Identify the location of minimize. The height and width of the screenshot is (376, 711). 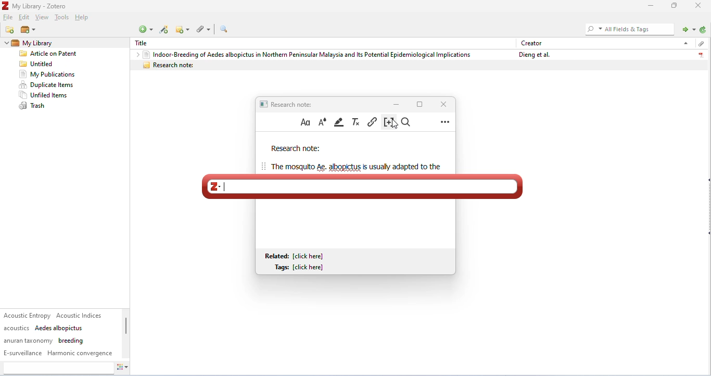
(649, 6).